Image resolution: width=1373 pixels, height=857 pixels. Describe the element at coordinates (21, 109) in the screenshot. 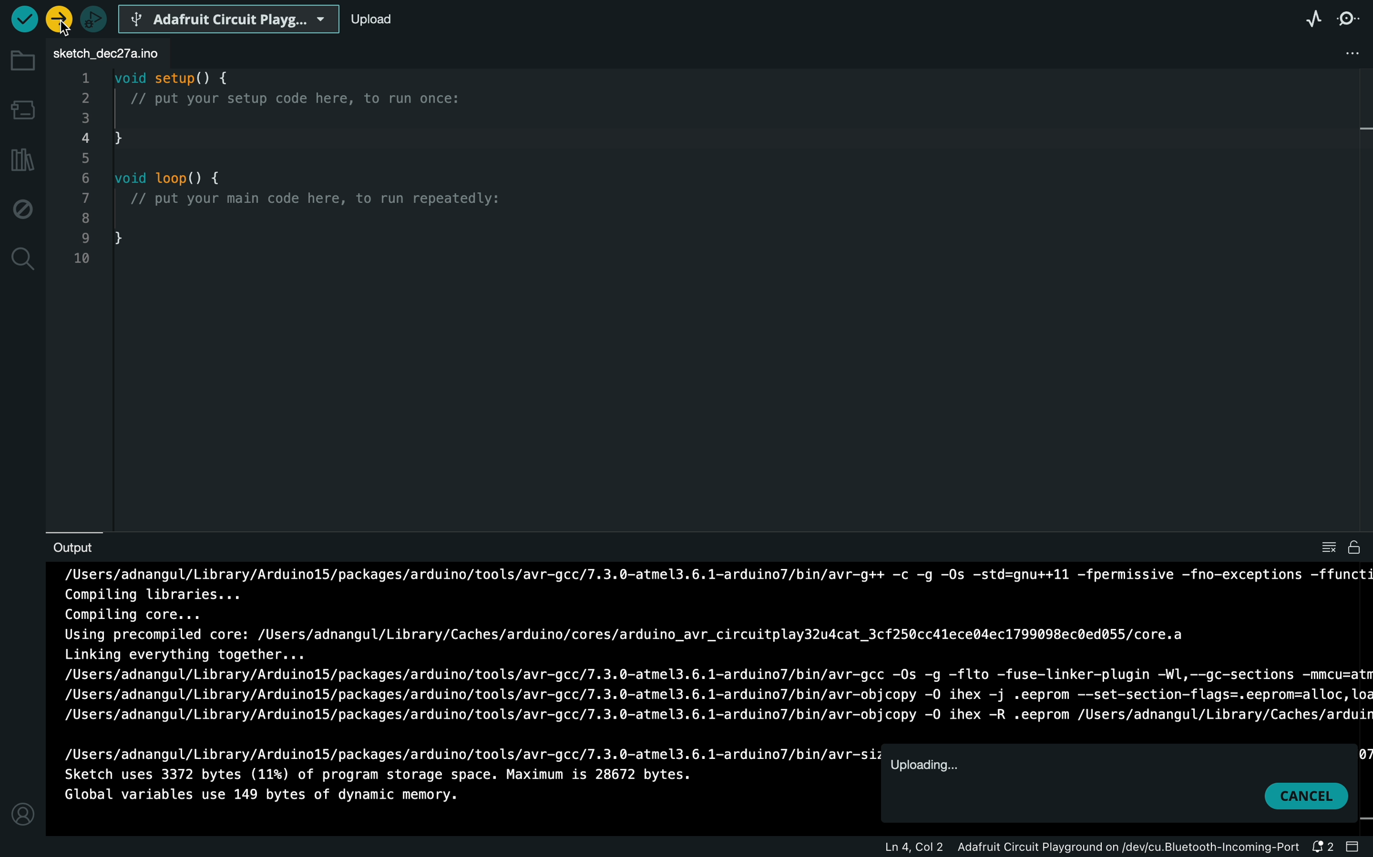

I see `board manager` at that location.